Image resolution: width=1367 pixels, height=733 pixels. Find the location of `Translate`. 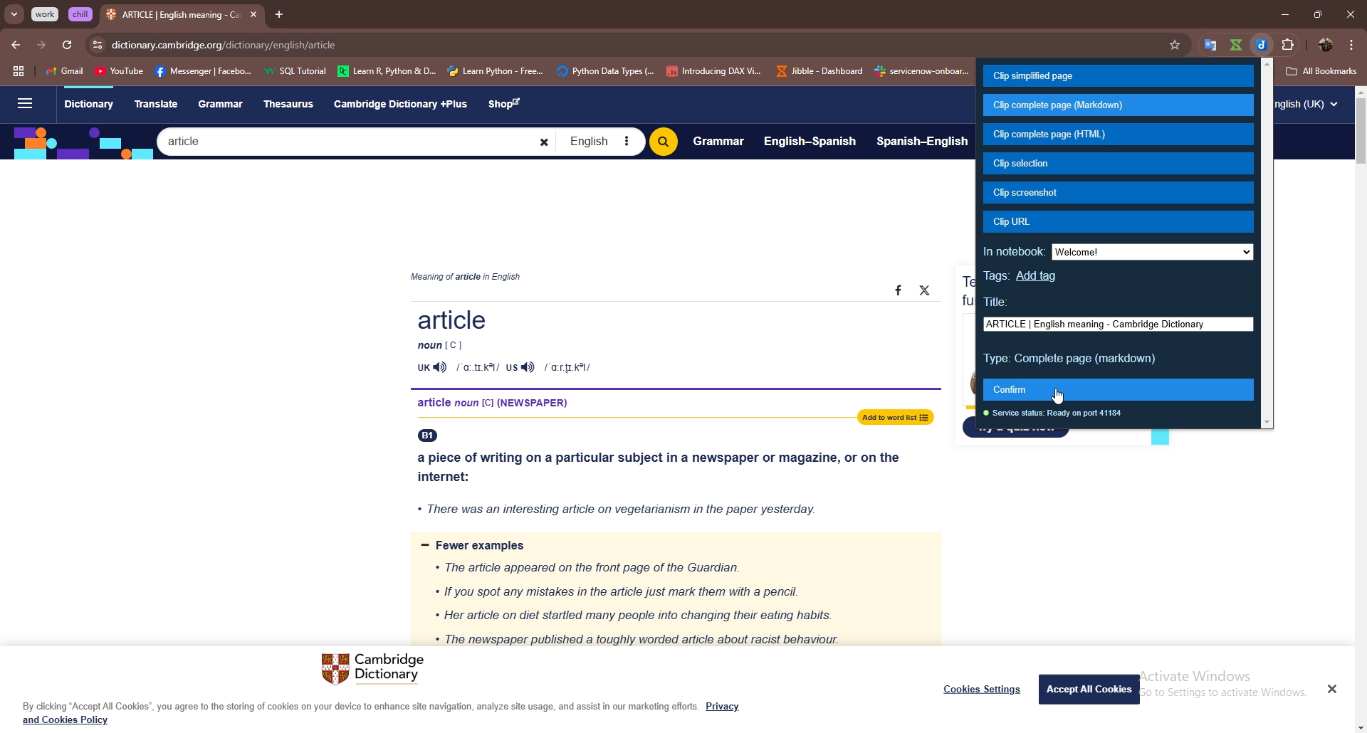

Translate is located at coordinates (156, 102).